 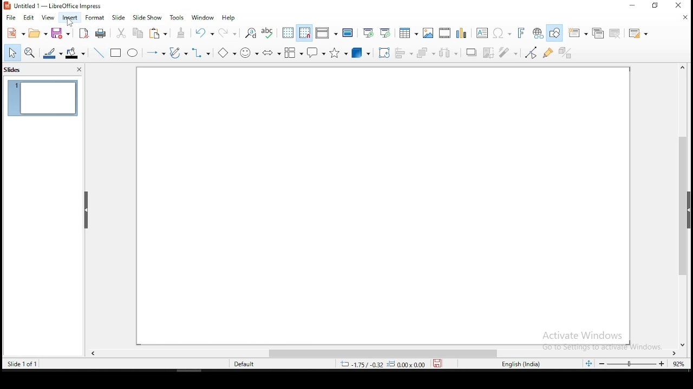 I want to click on insert hyperlink, so click(x=539, y=33).